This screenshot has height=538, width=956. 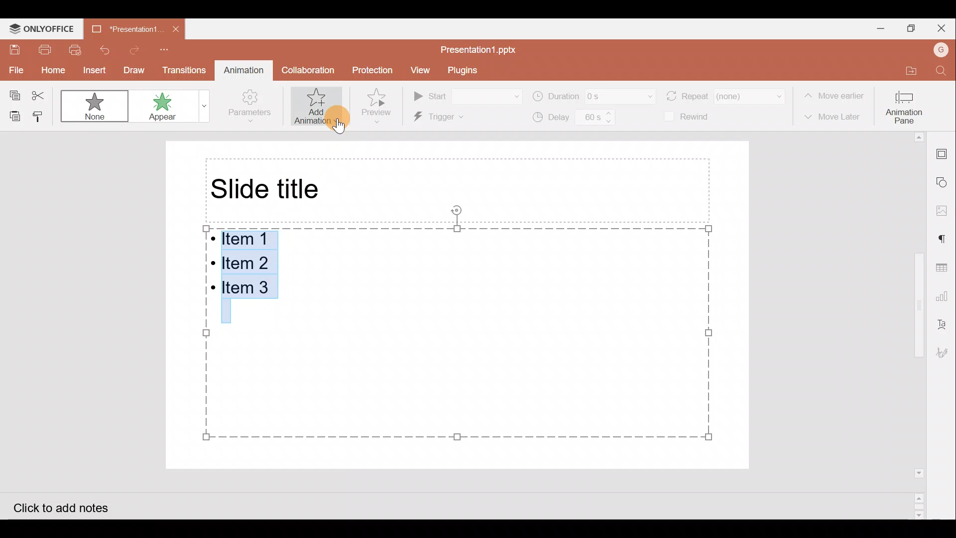 I want to click on Parameters, so click(x=253, y=107).